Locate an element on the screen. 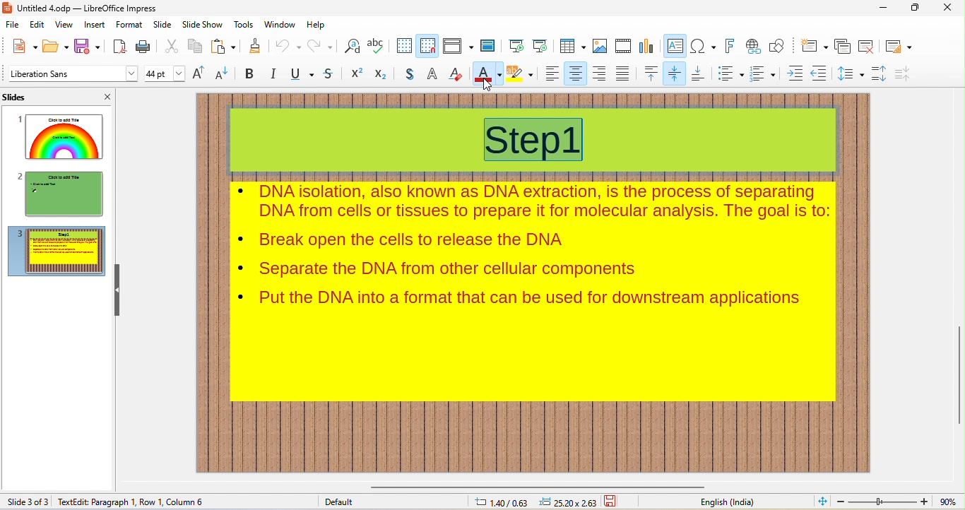 This screenshot has width=965, height=510. table is located at coordinates (570, 45).